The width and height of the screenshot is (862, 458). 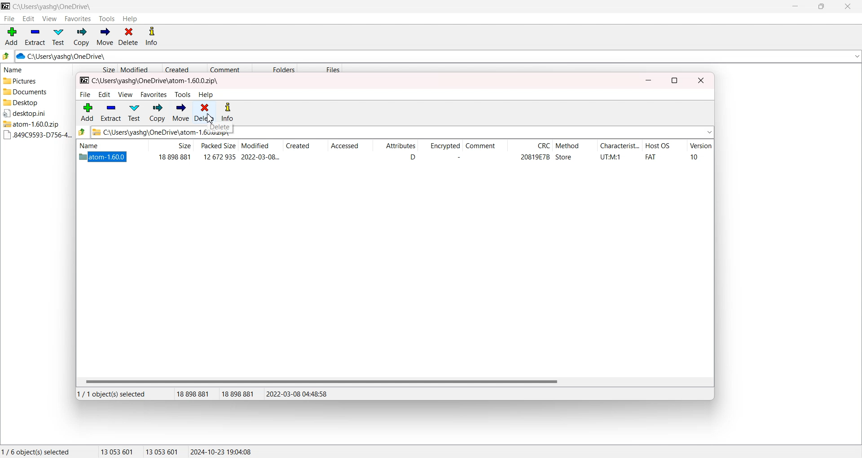 I want to click on Folders, so click(x=274, y=68).